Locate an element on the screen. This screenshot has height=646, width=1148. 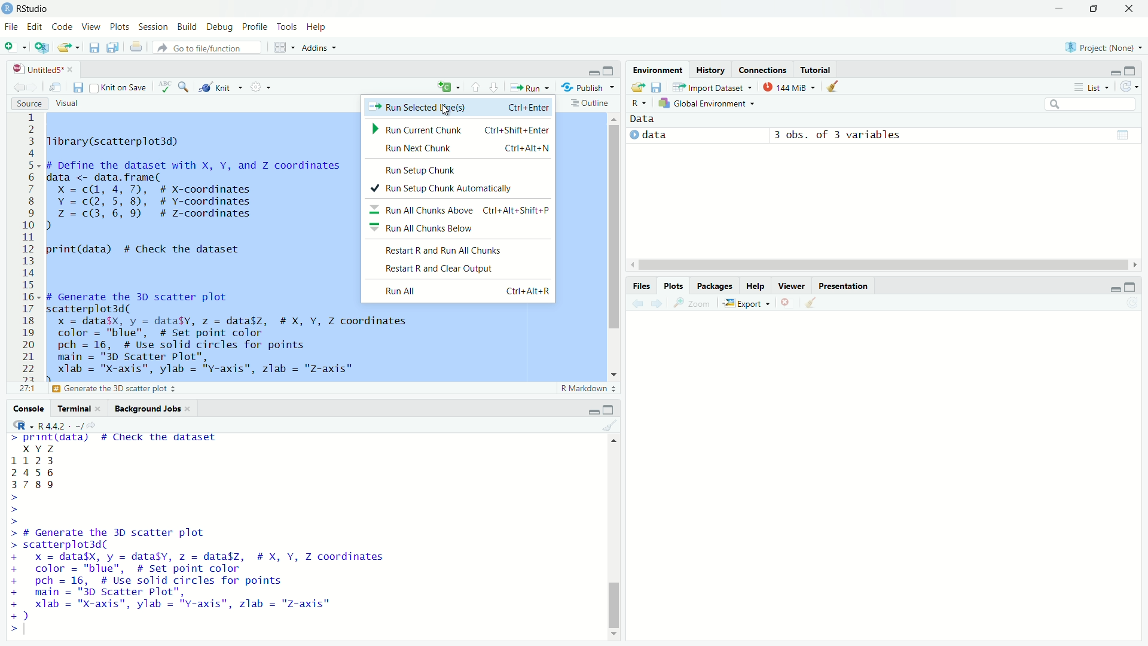
refresh the list of objects in the environment is located at coordinates (1133, 86).